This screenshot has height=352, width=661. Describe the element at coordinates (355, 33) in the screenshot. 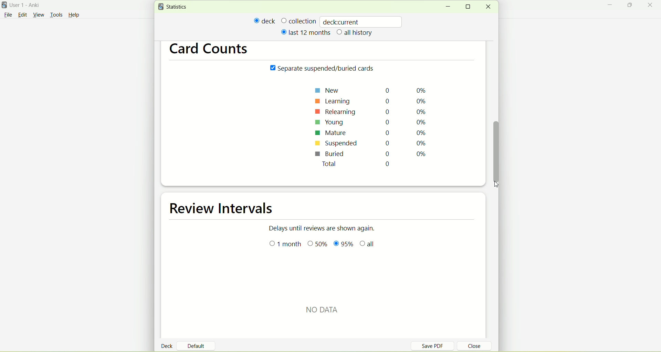

I see `all history` at that location.